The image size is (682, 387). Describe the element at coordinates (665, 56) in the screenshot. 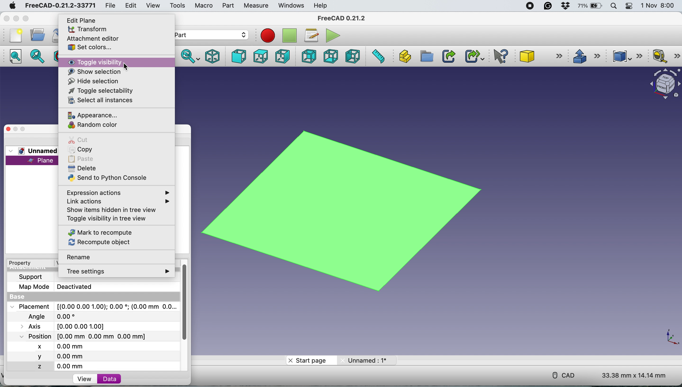

I see `measure linear` at that location.